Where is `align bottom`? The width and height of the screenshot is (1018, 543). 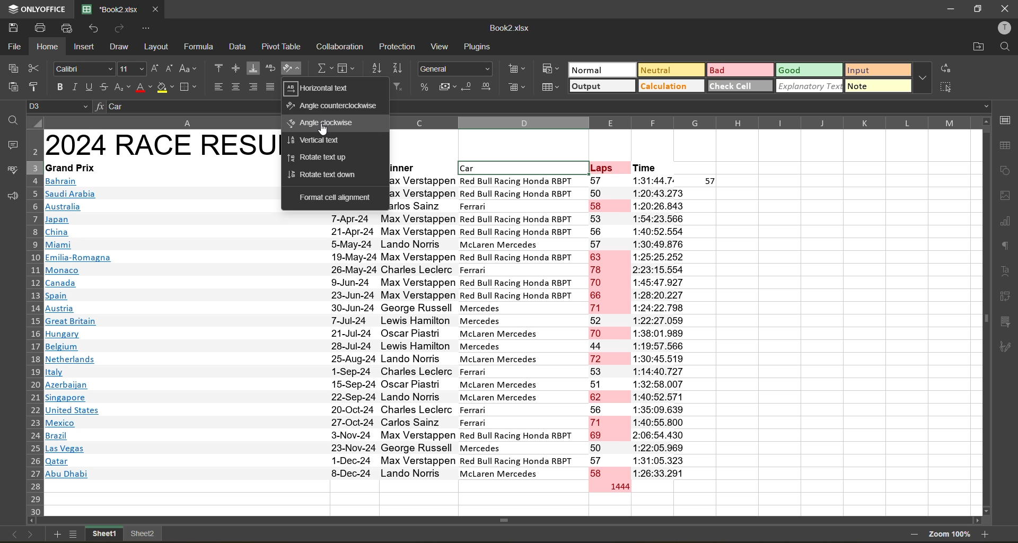
align bottom is located at coordinates (252, 67).